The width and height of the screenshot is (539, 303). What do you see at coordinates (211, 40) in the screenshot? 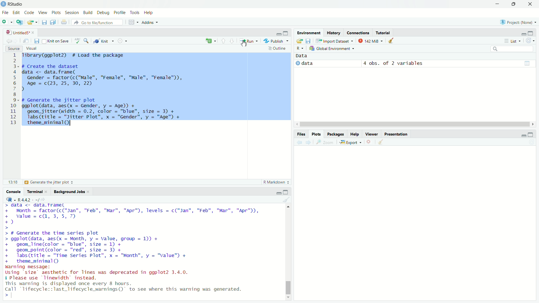
I see `insert a chunk of code` at bounding box center [211, 40].